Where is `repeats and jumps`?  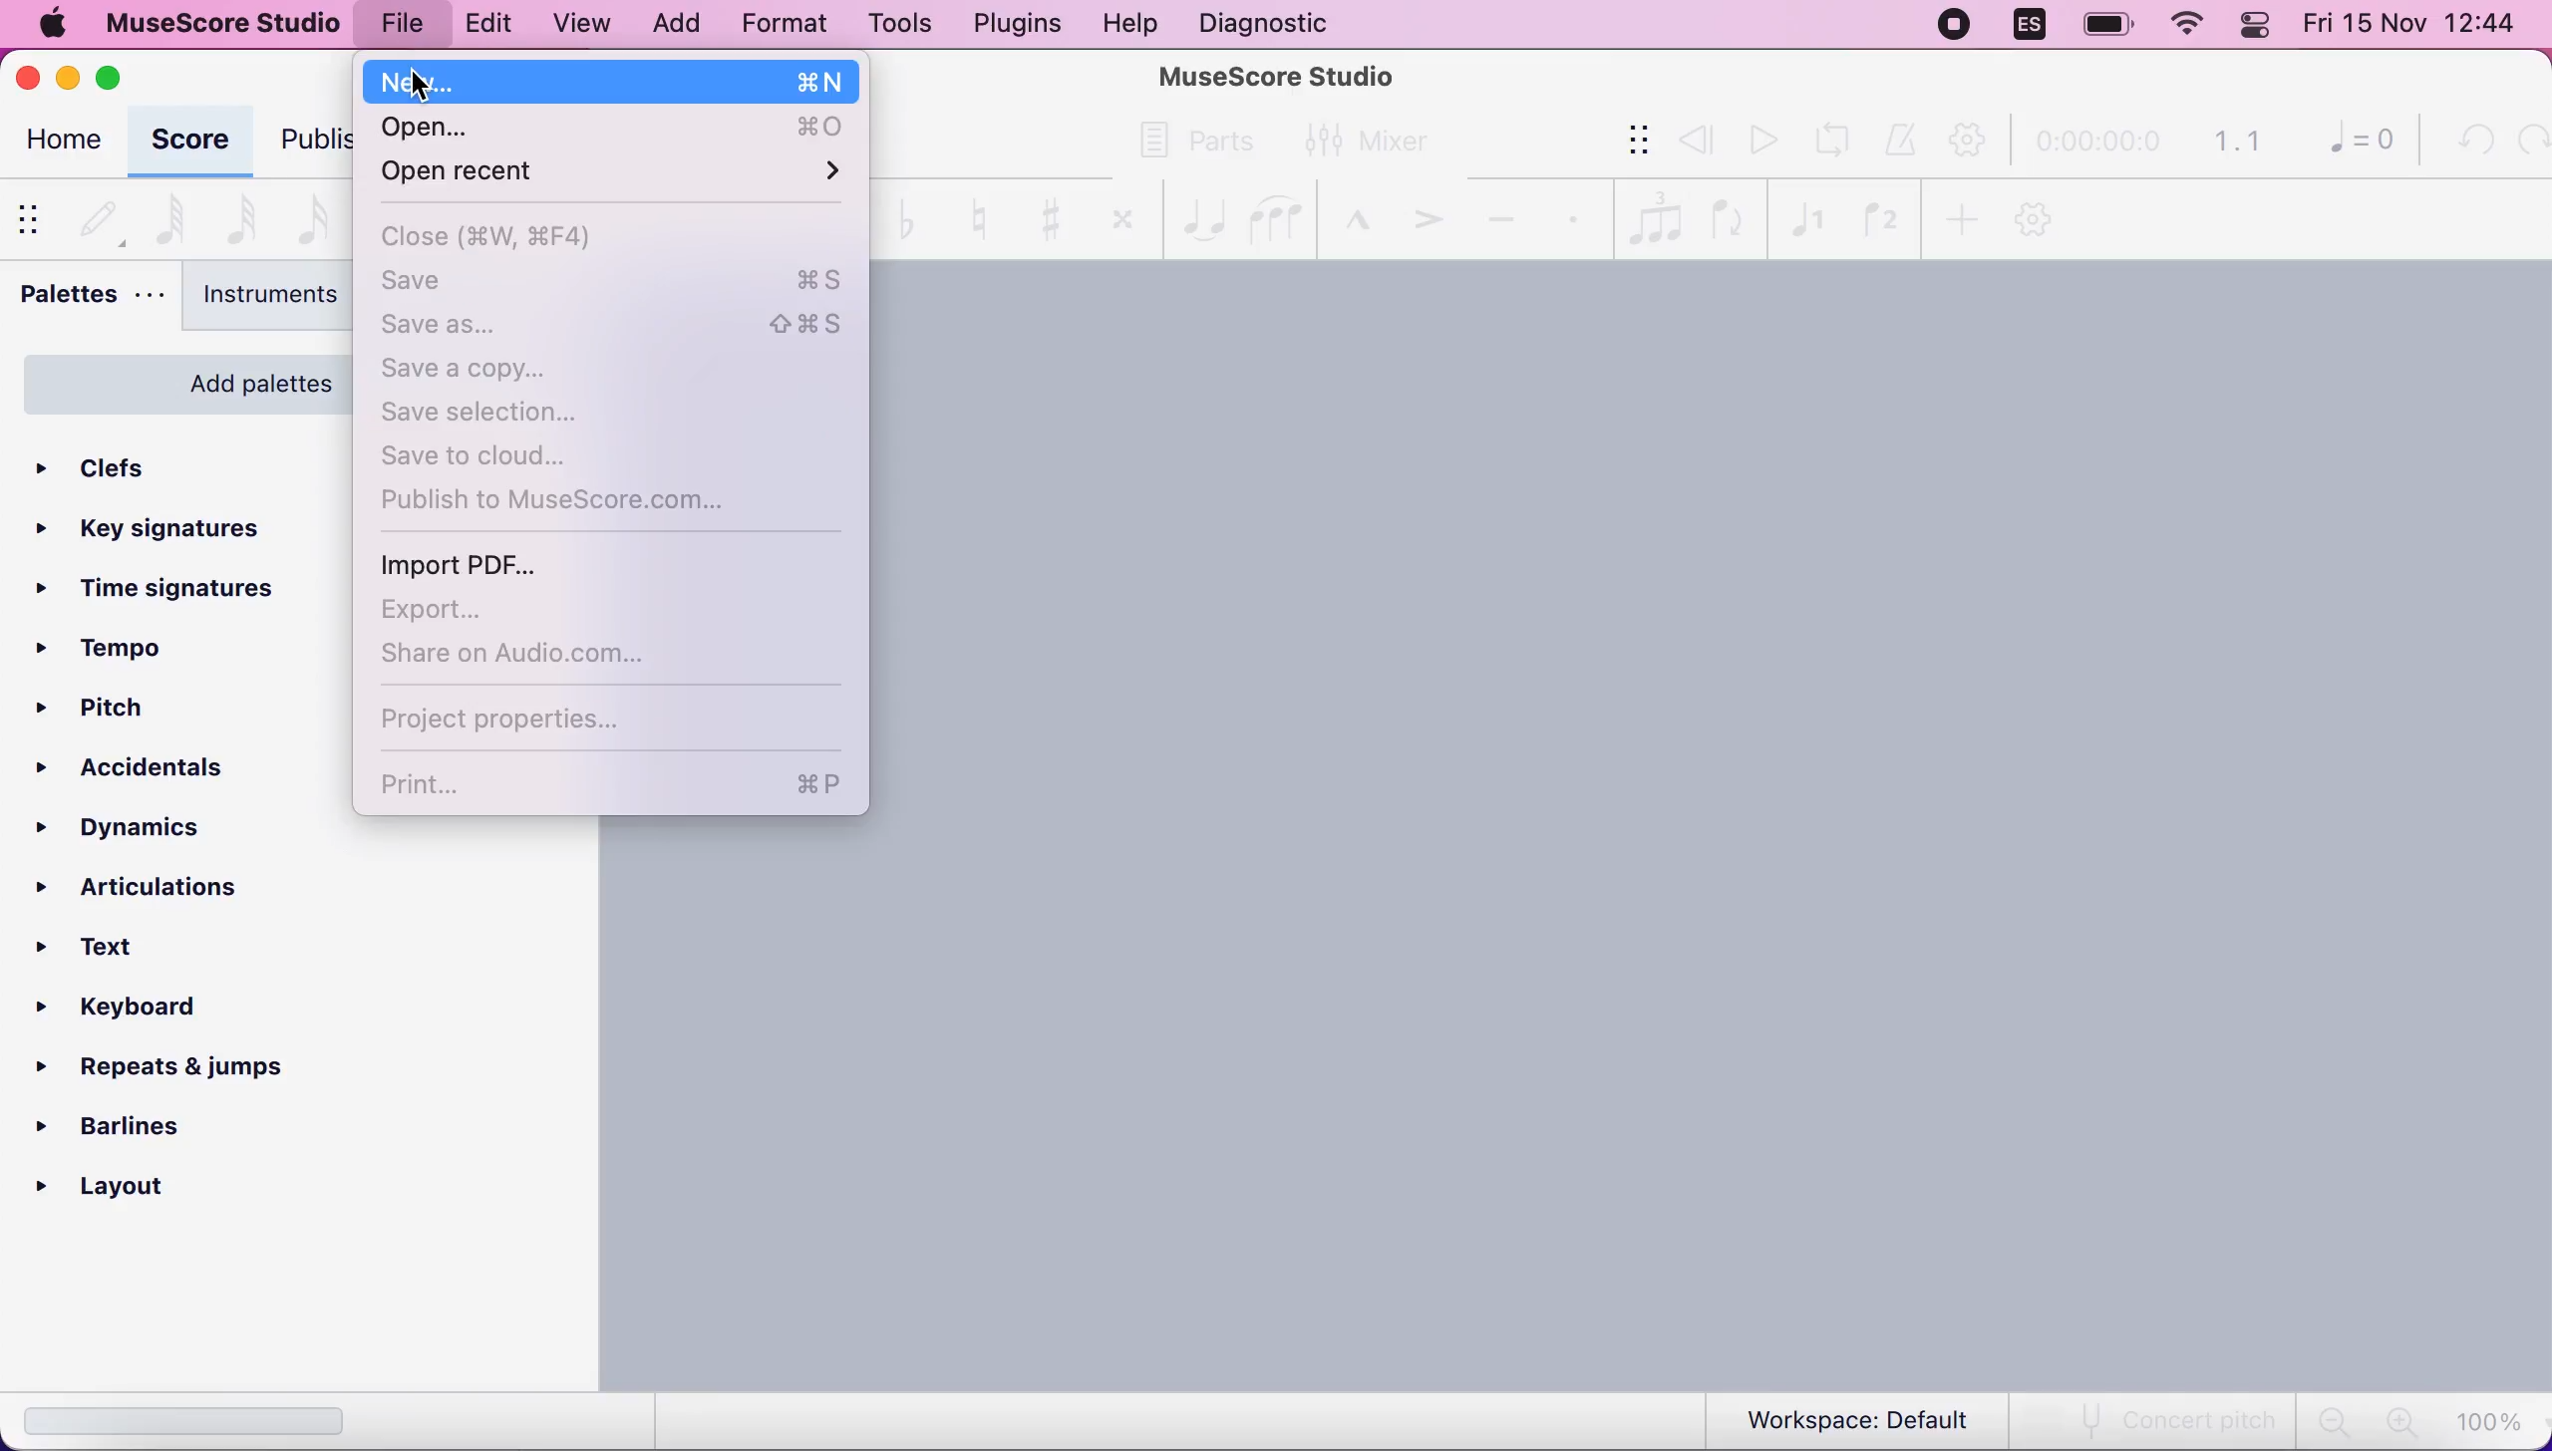 repeats and jumps is located at coordinates (180, 1069).